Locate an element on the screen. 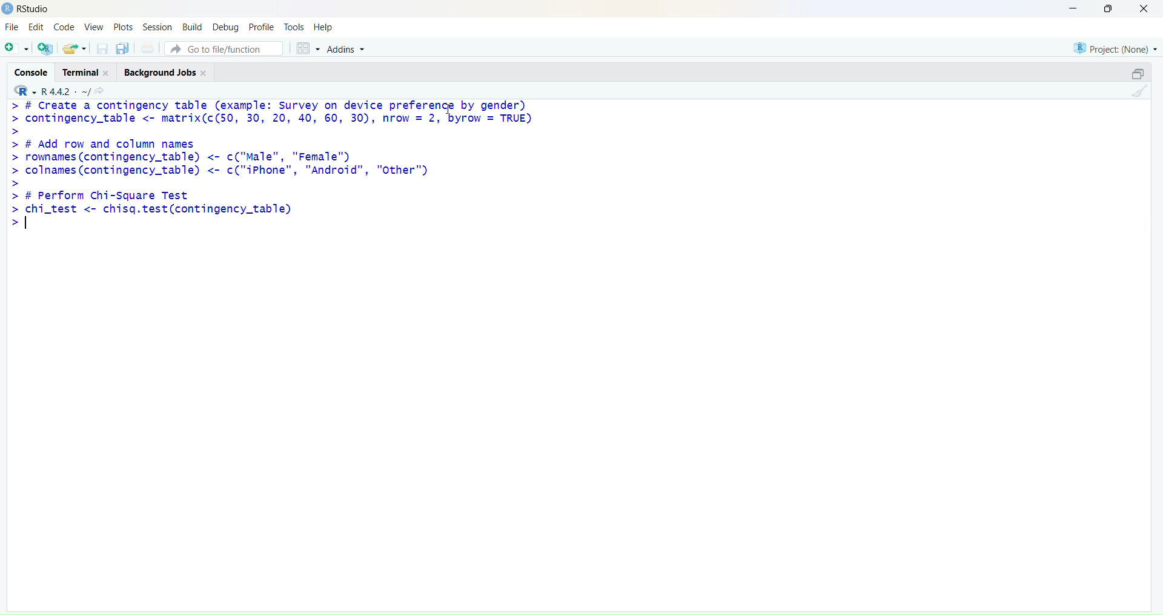  grid is located at coordinates (309, 49).